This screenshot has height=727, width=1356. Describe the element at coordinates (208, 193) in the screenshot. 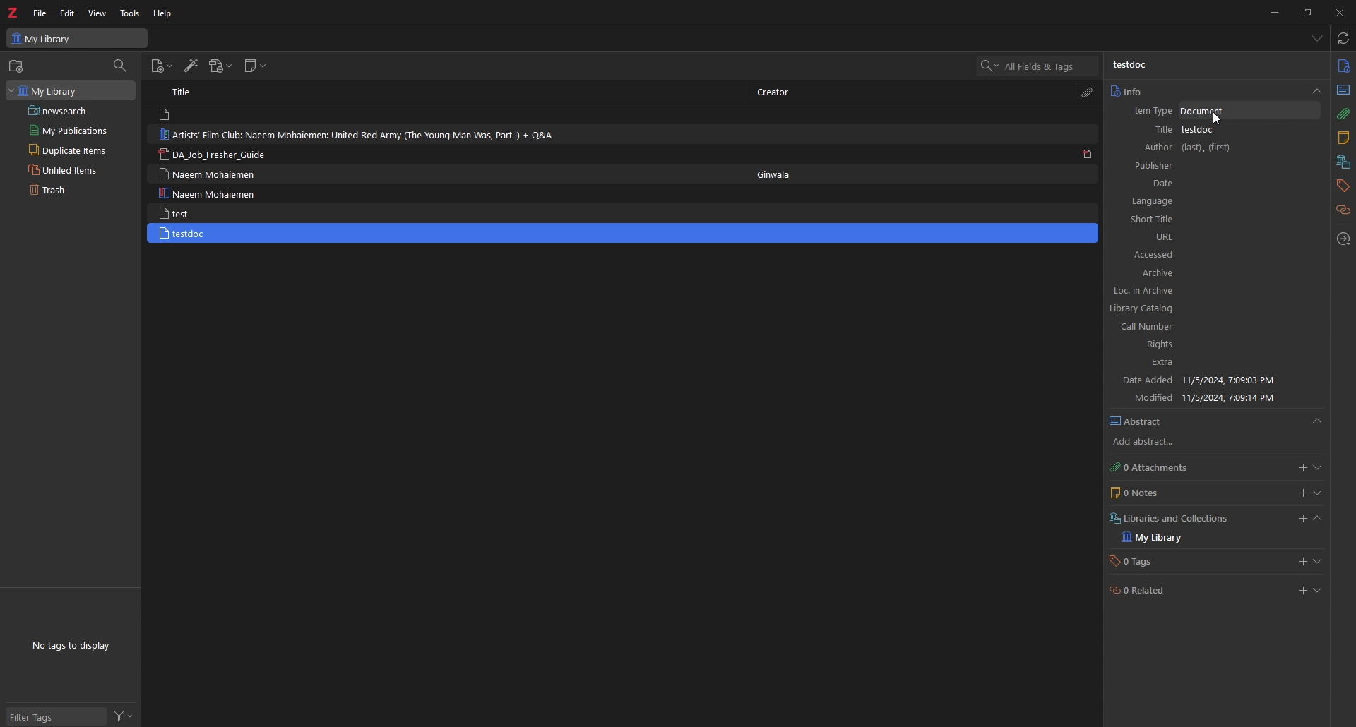

I see `Naeem Mohaiemen` at that location.